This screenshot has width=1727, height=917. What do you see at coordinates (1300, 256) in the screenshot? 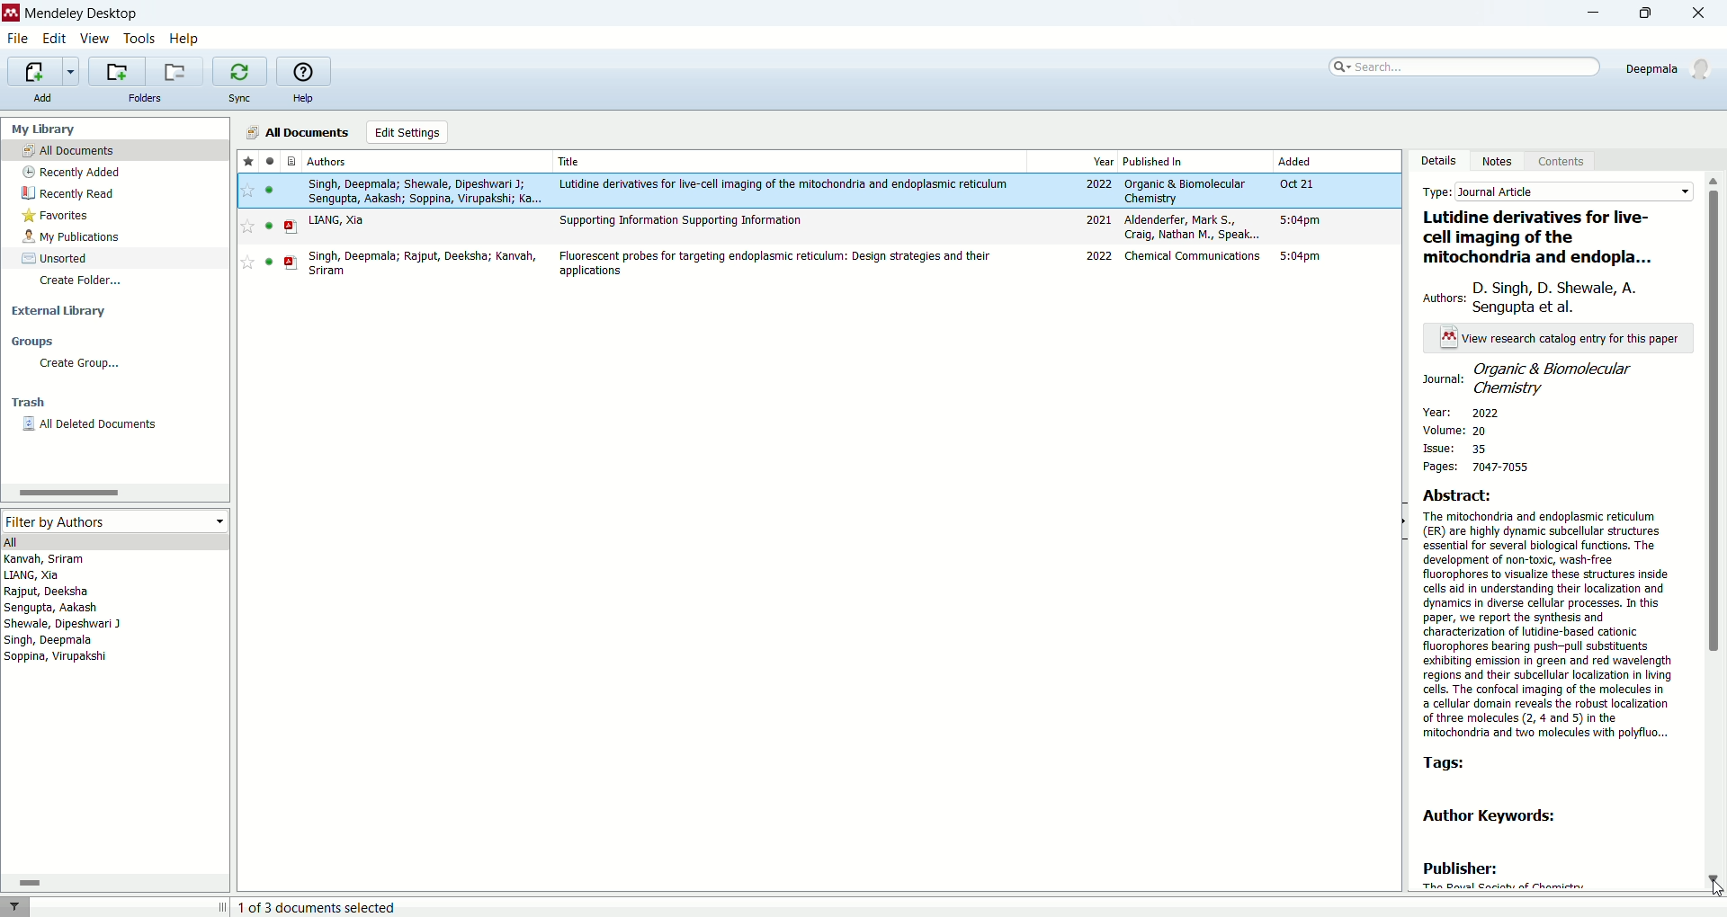
I see `5:04pm` at bounding box center [1300, 256].